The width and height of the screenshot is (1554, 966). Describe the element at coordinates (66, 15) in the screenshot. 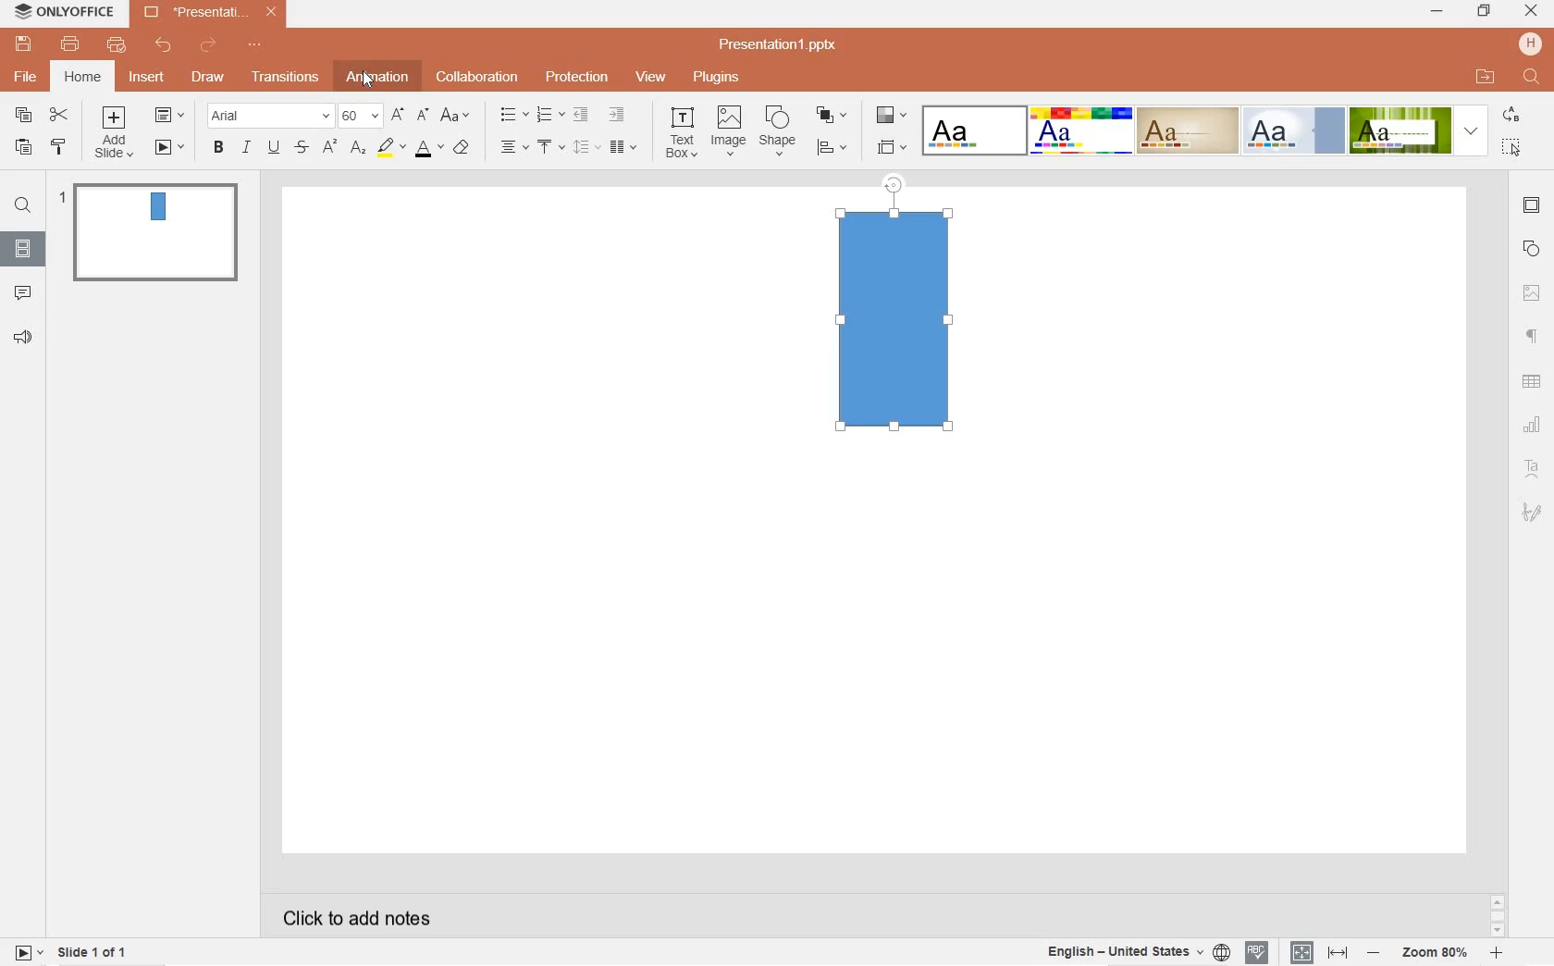

I see `ONLYOFFICE` at that location.